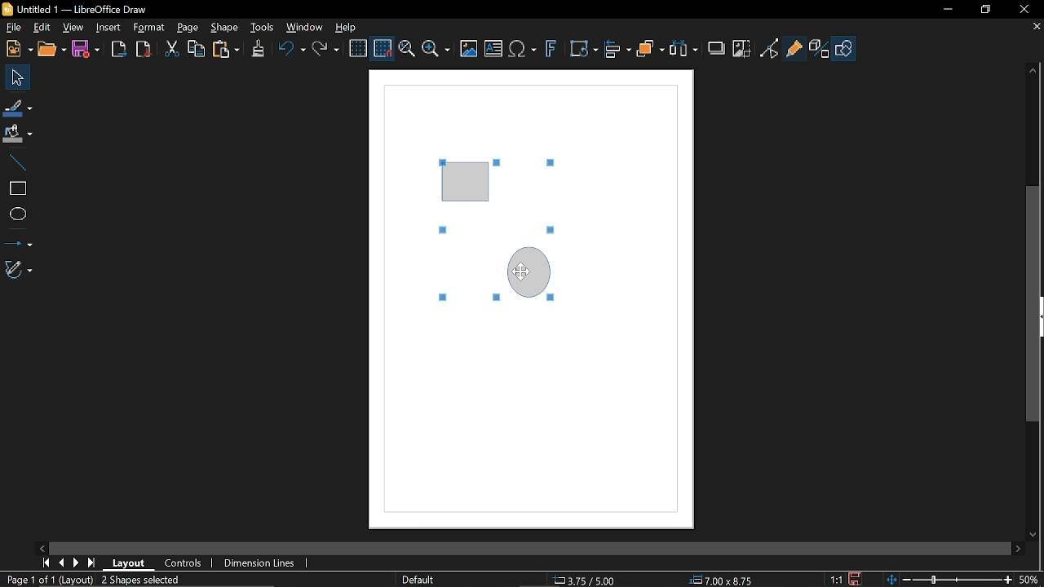  I want to click on Display grid, so click(358, 48).